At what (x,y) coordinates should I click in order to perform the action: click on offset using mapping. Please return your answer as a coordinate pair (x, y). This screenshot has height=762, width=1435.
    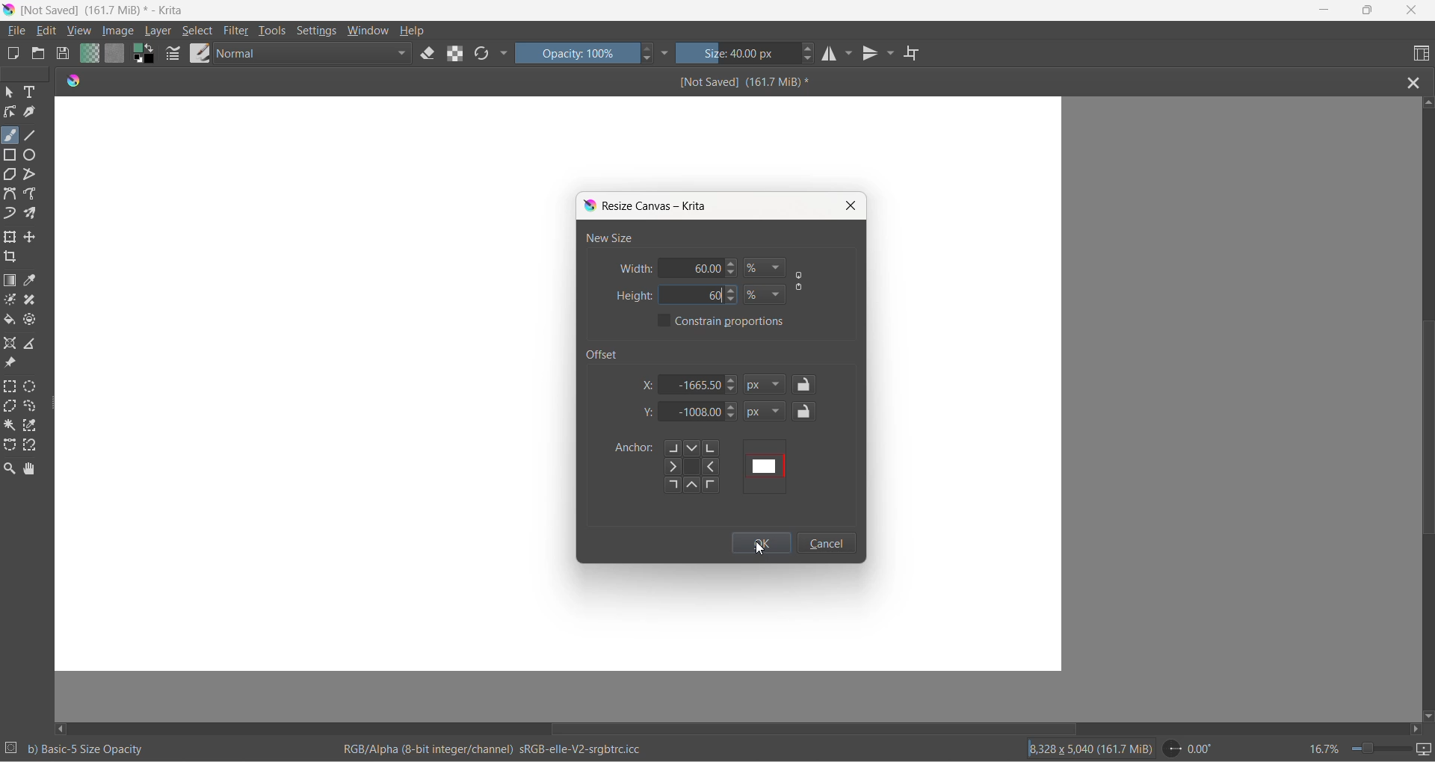
    Looking at the image, I should click on (766, 466).